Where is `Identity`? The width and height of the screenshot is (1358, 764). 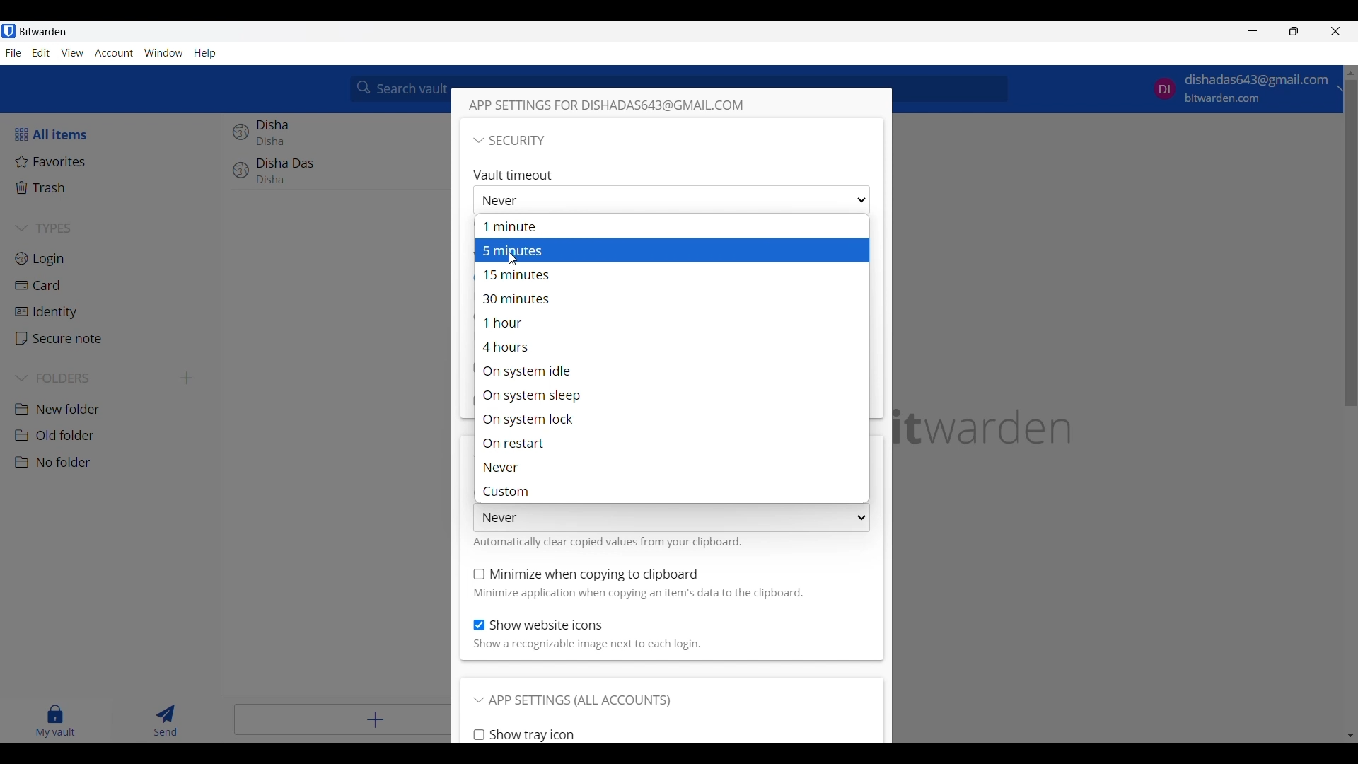 Identity is located at coordinates (113, 313).